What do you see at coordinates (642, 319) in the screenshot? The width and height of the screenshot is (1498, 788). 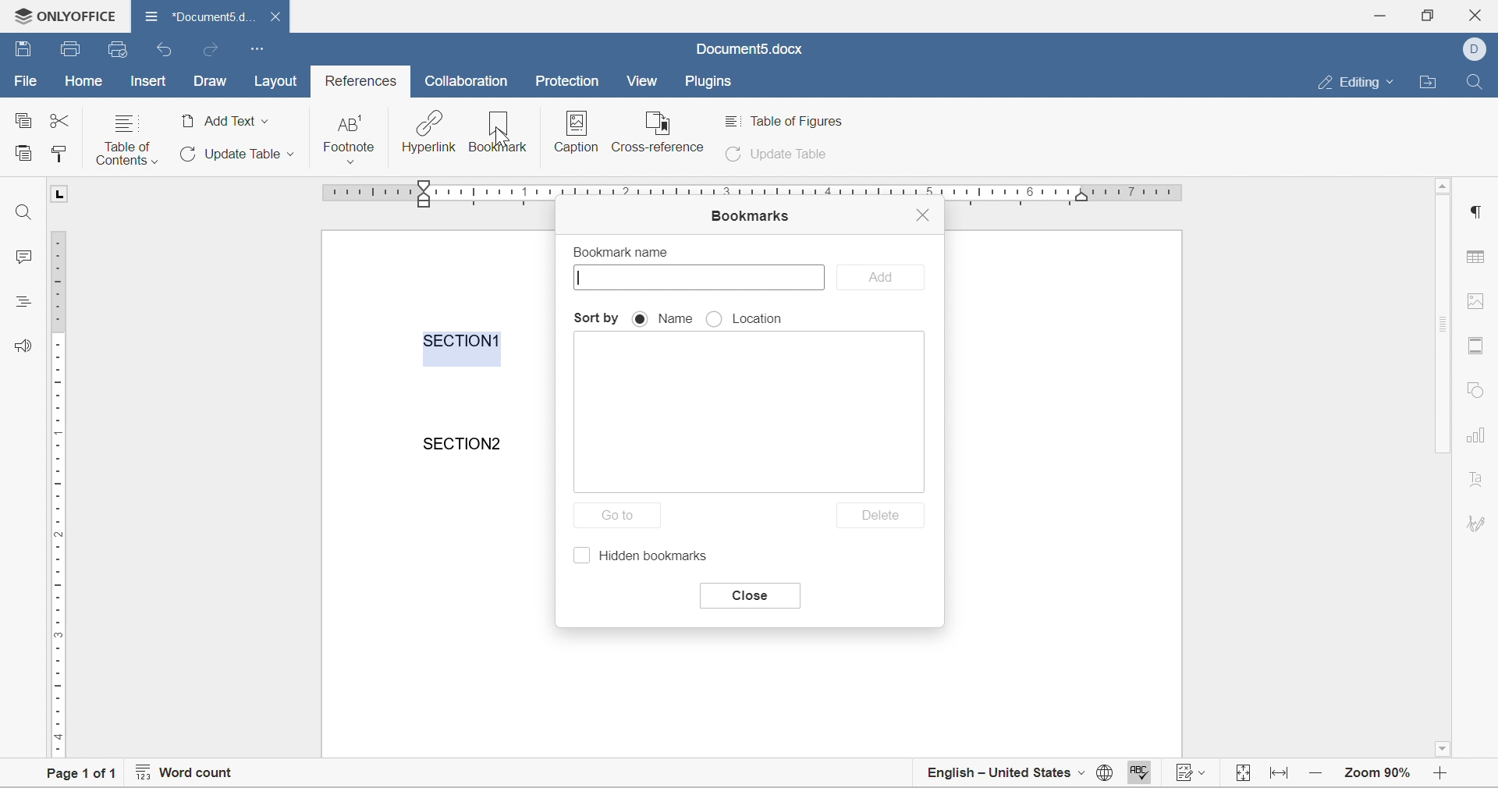 I see `radio button` at bounding box center [642, 319].